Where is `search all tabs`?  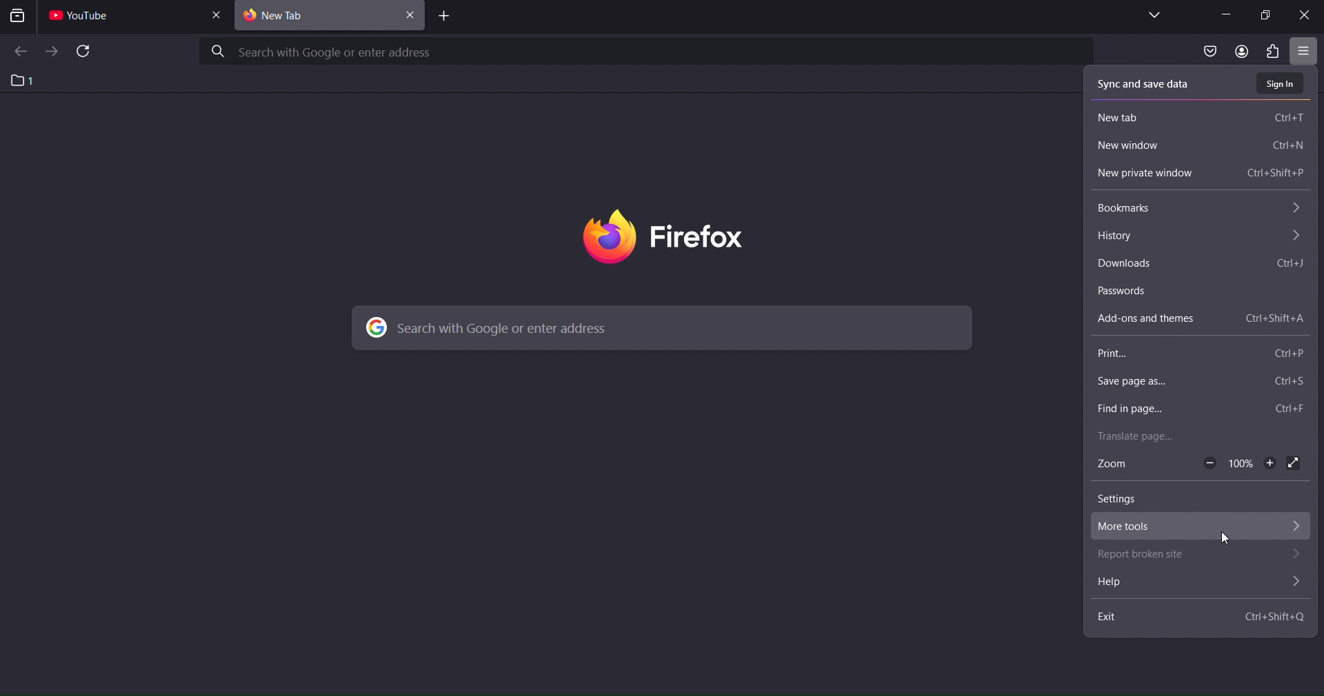 search all tabs is located at coordinates (20, 18).